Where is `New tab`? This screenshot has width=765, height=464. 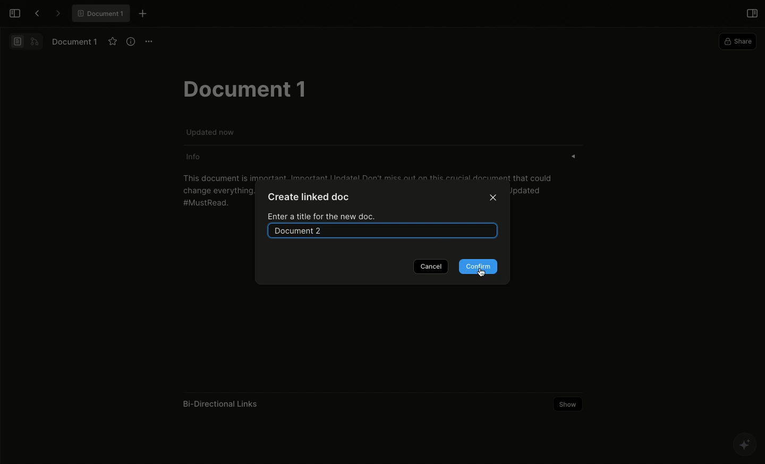
New tab is located at coordinates (143, 14).